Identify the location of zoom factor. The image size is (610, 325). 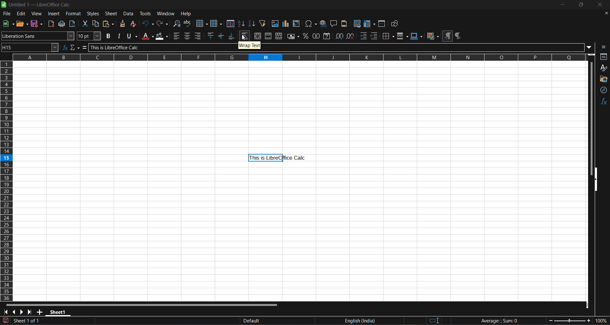
(578, 320).